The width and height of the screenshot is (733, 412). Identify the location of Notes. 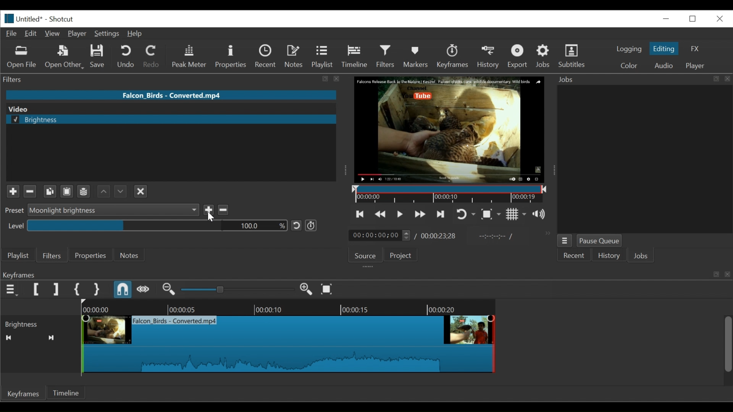
(294, 56).